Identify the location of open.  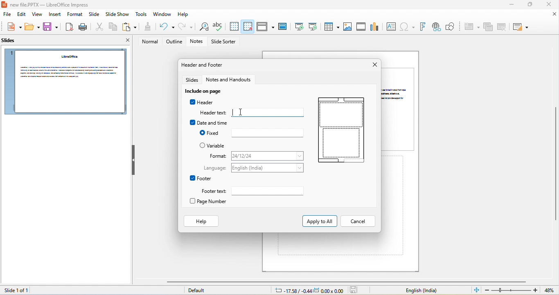
(33, 27).